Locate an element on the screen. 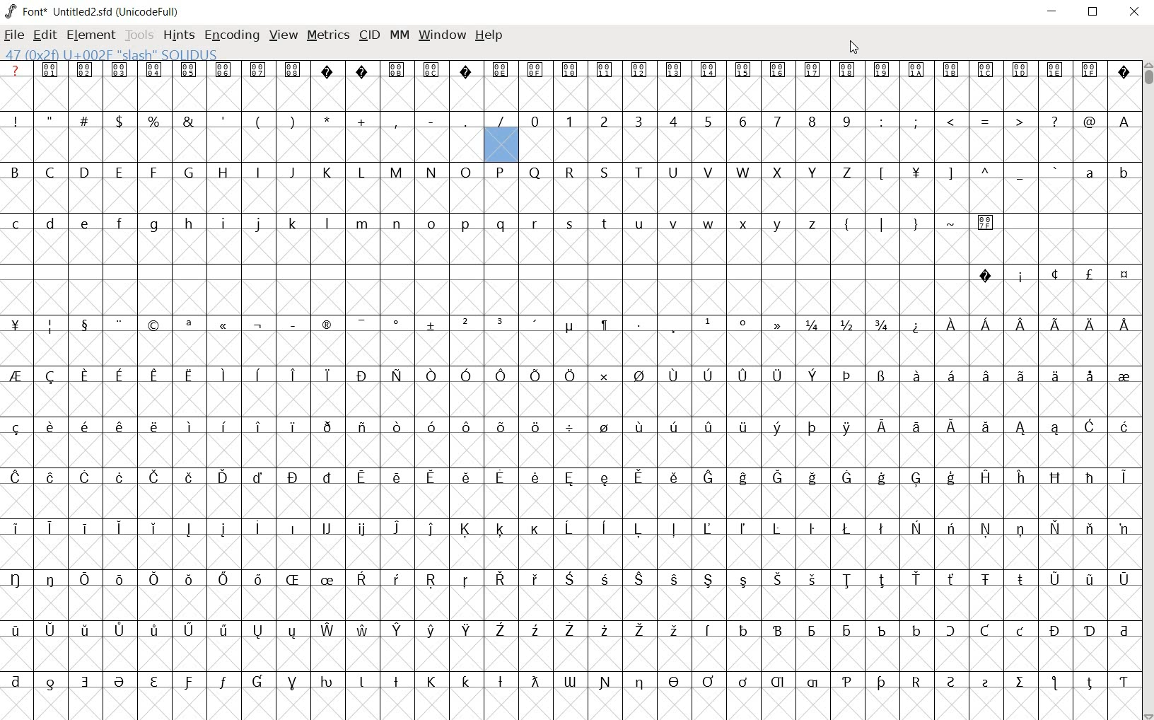 The image size is (1154, 720). HELP is located at coordinates (489, 36).